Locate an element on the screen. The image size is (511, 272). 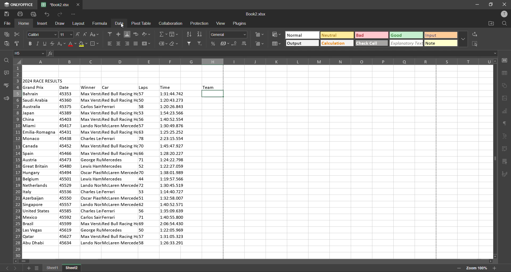
maximize is located at coordinates (492, 4).